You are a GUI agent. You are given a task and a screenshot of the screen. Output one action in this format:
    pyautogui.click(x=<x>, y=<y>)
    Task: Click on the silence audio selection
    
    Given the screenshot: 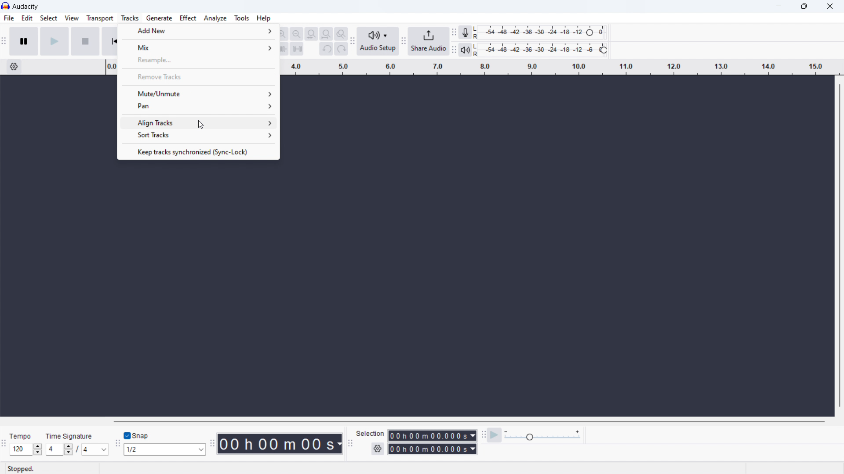 What is the action you would take?
    pyautogui.click(x=297, y=49)
    